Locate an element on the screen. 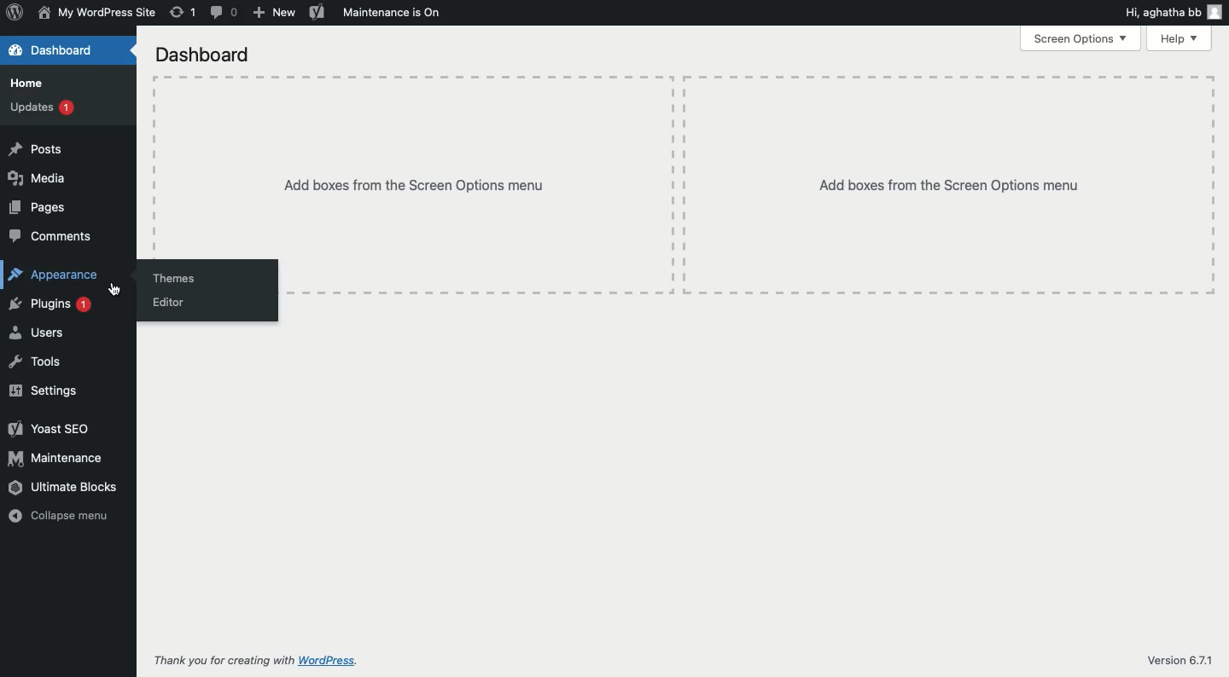 The image size is (1229, 677). Collapse menu is located at coordinates (57, 516).